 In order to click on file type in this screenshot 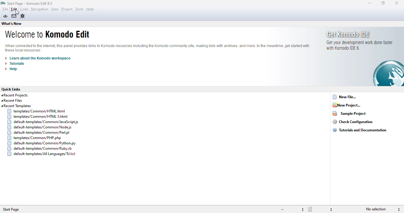, I will do `click(320, 209)`.